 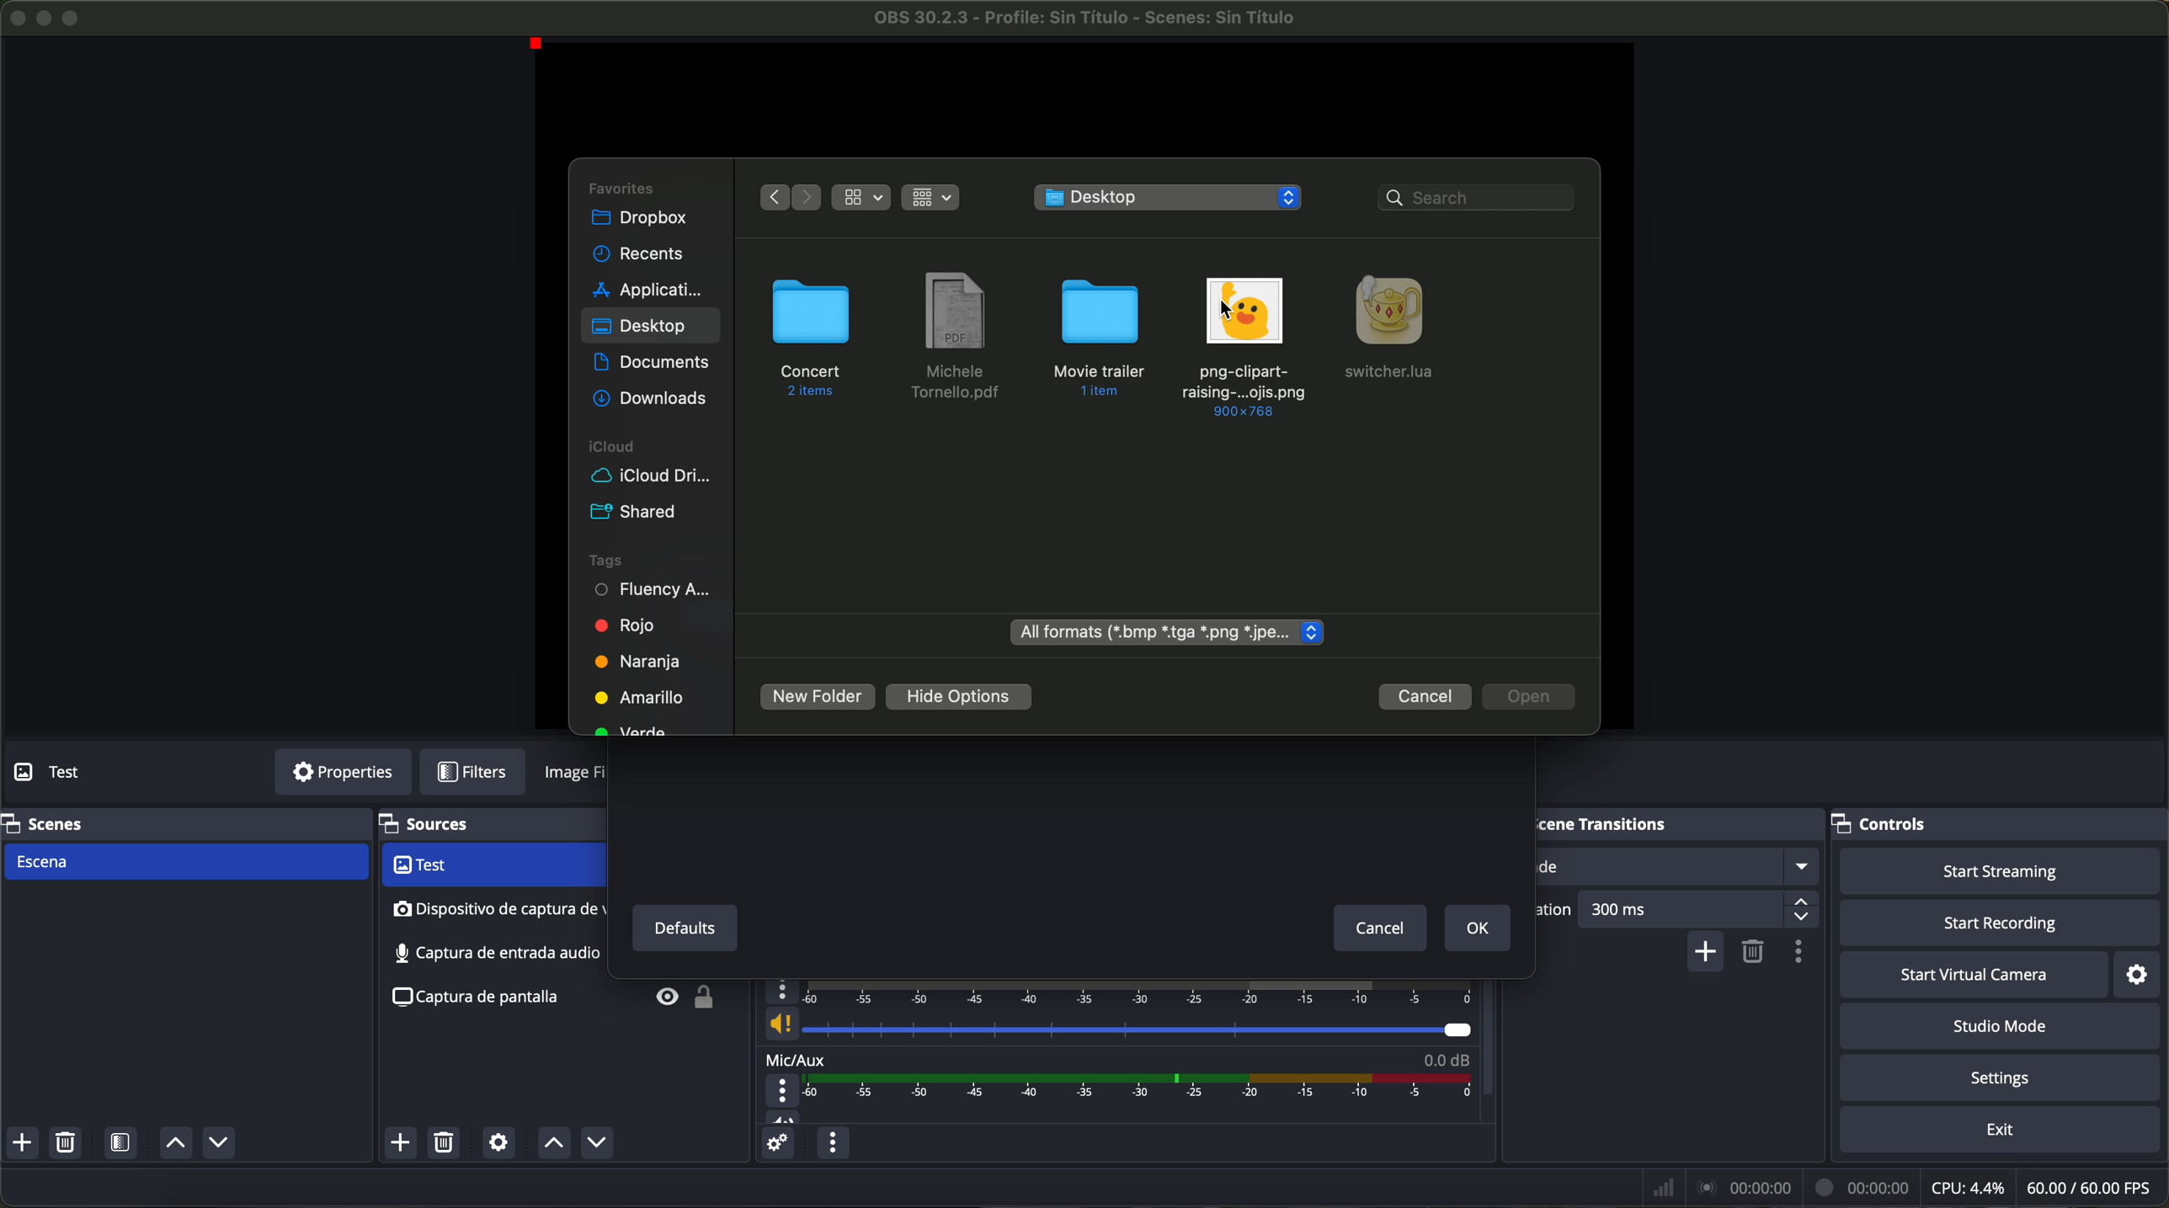 What do you see at coordinates (651, 476) in the screenshot?
I see `icloud drive` at bounding box center [651, 476].